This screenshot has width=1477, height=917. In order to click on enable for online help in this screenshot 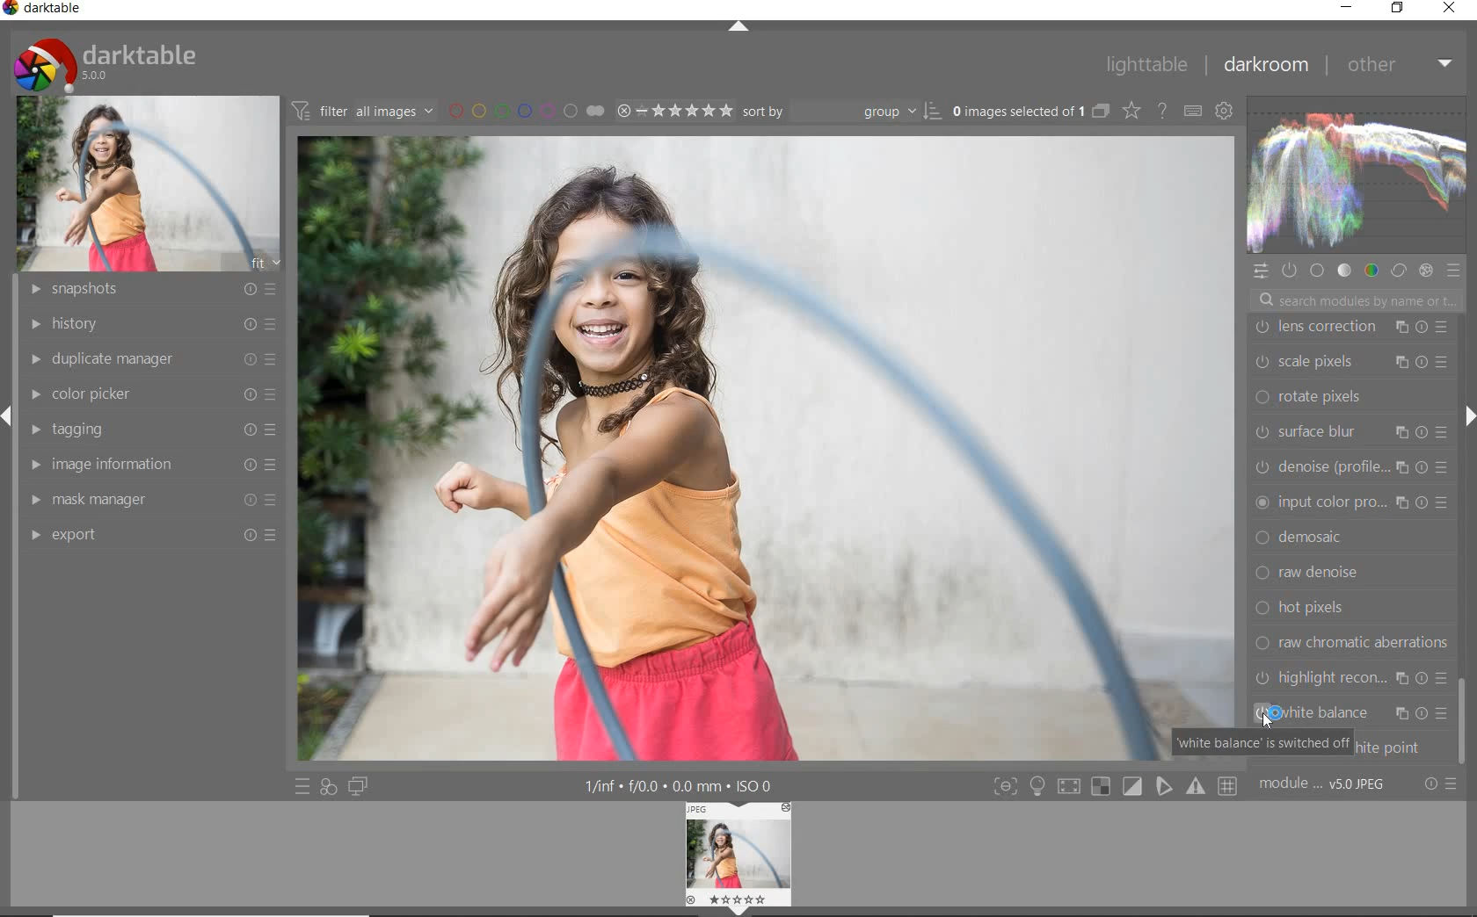, I will do `click(1161, 111)`.